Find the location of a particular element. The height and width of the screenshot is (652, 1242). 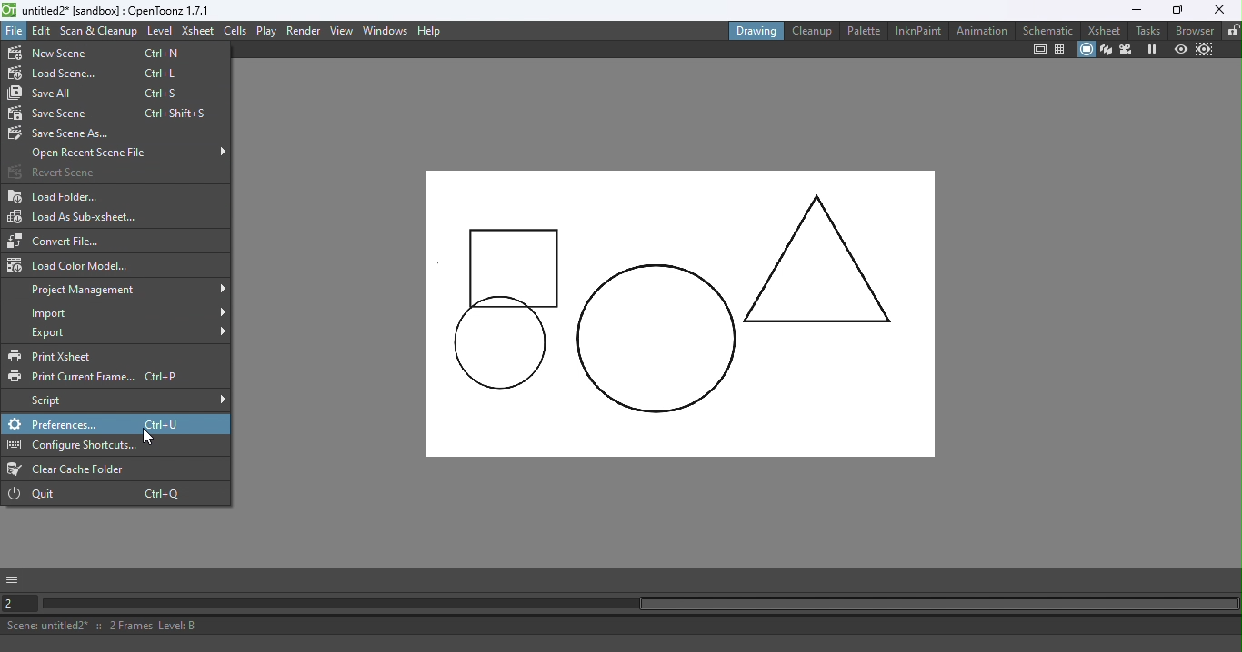

Help is located at coordinates (430, 31).